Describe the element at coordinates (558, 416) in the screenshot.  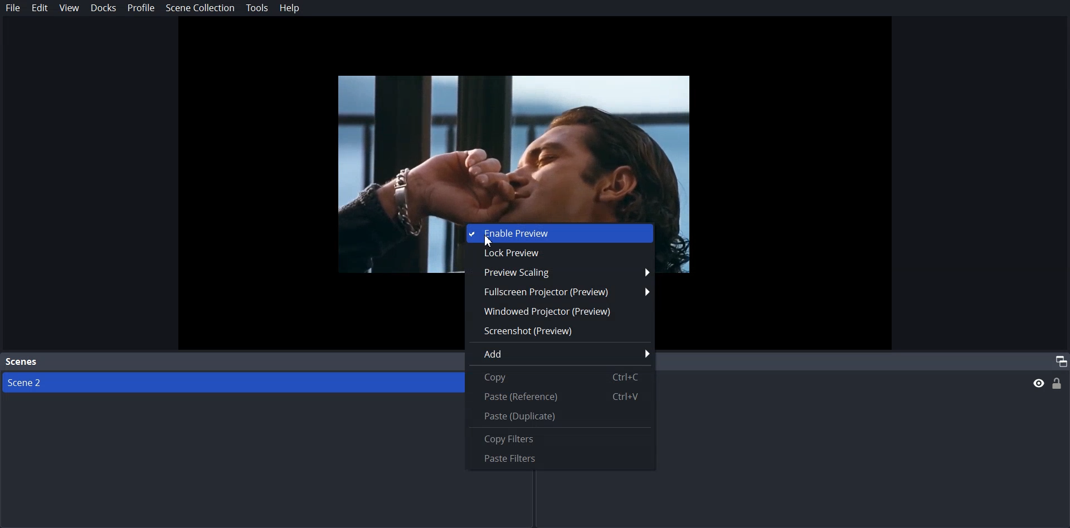
I see `Paste(Duplicate)` at that location.